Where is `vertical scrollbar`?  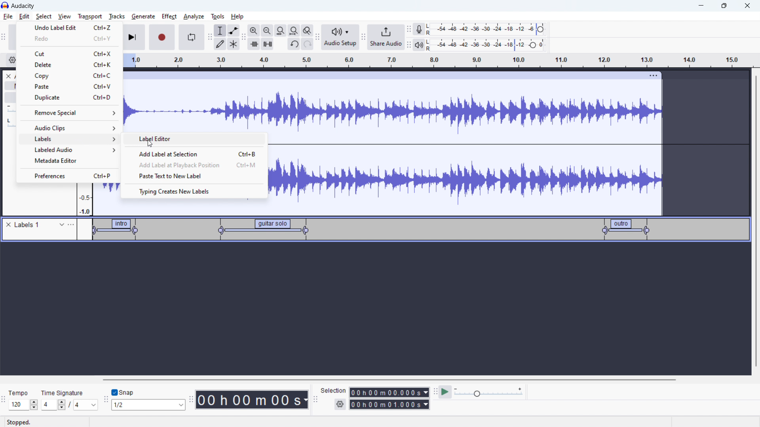
vertical scrollbar is located at coordinates (755, 192).